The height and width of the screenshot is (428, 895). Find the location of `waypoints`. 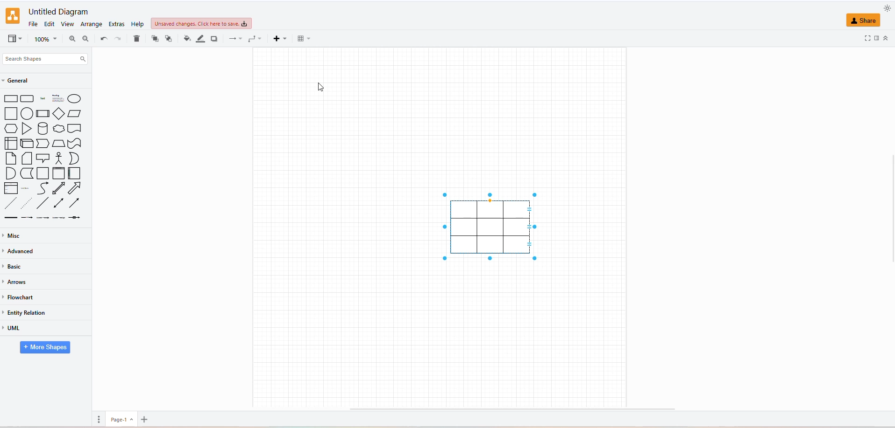

waypoints is located at coordinates (254, 39).